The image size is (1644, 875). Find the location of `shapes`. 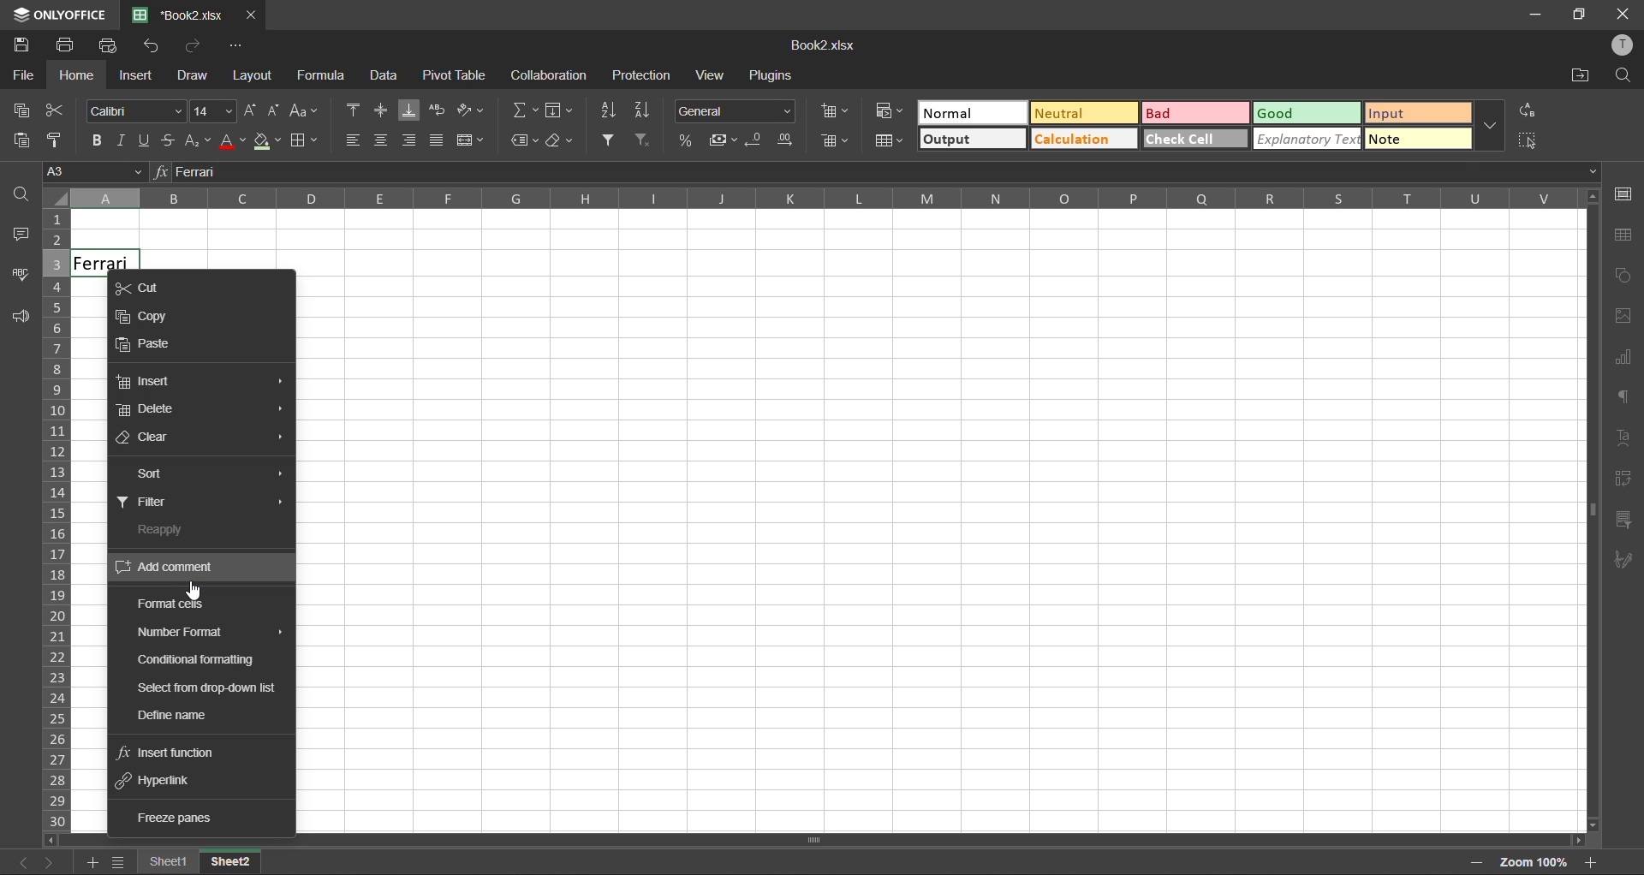

shapes is located at coordinates (1624, 277).